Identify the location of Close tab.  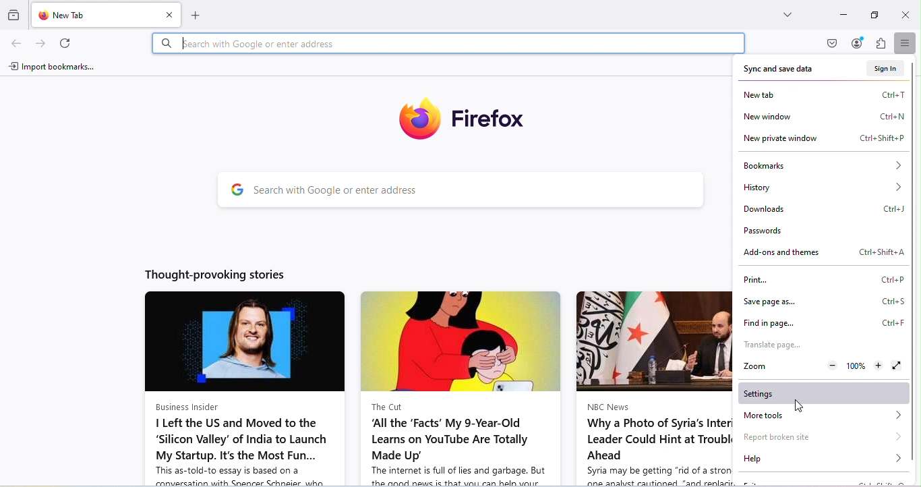
(171, 16).